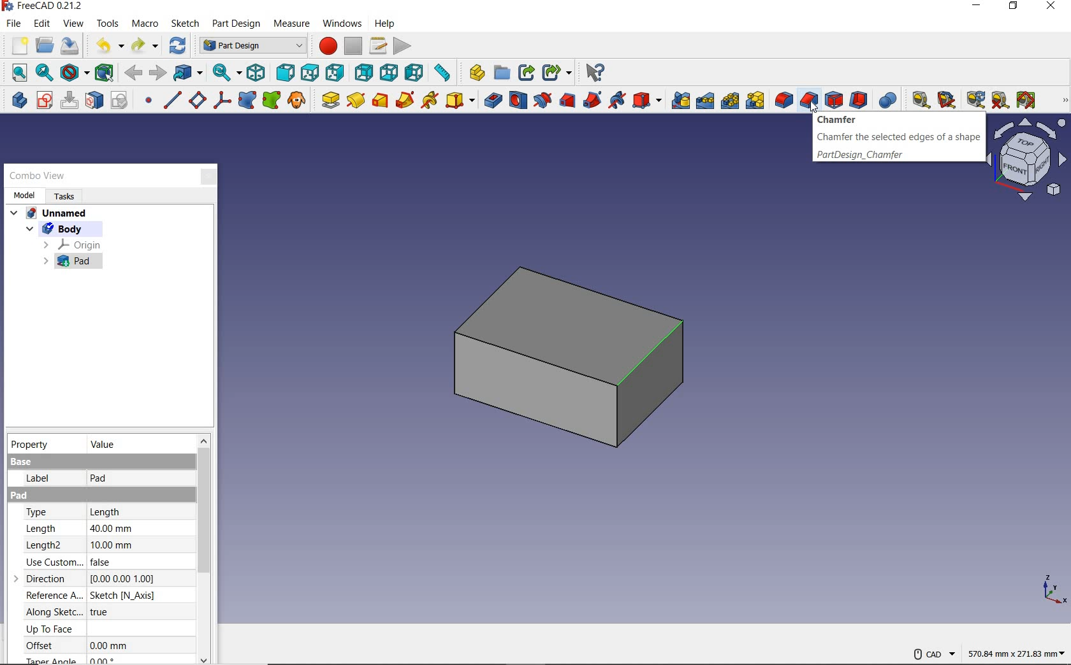  Describe the element at coordinates (475, 74) in the screenshot. I see `create part` at that location.